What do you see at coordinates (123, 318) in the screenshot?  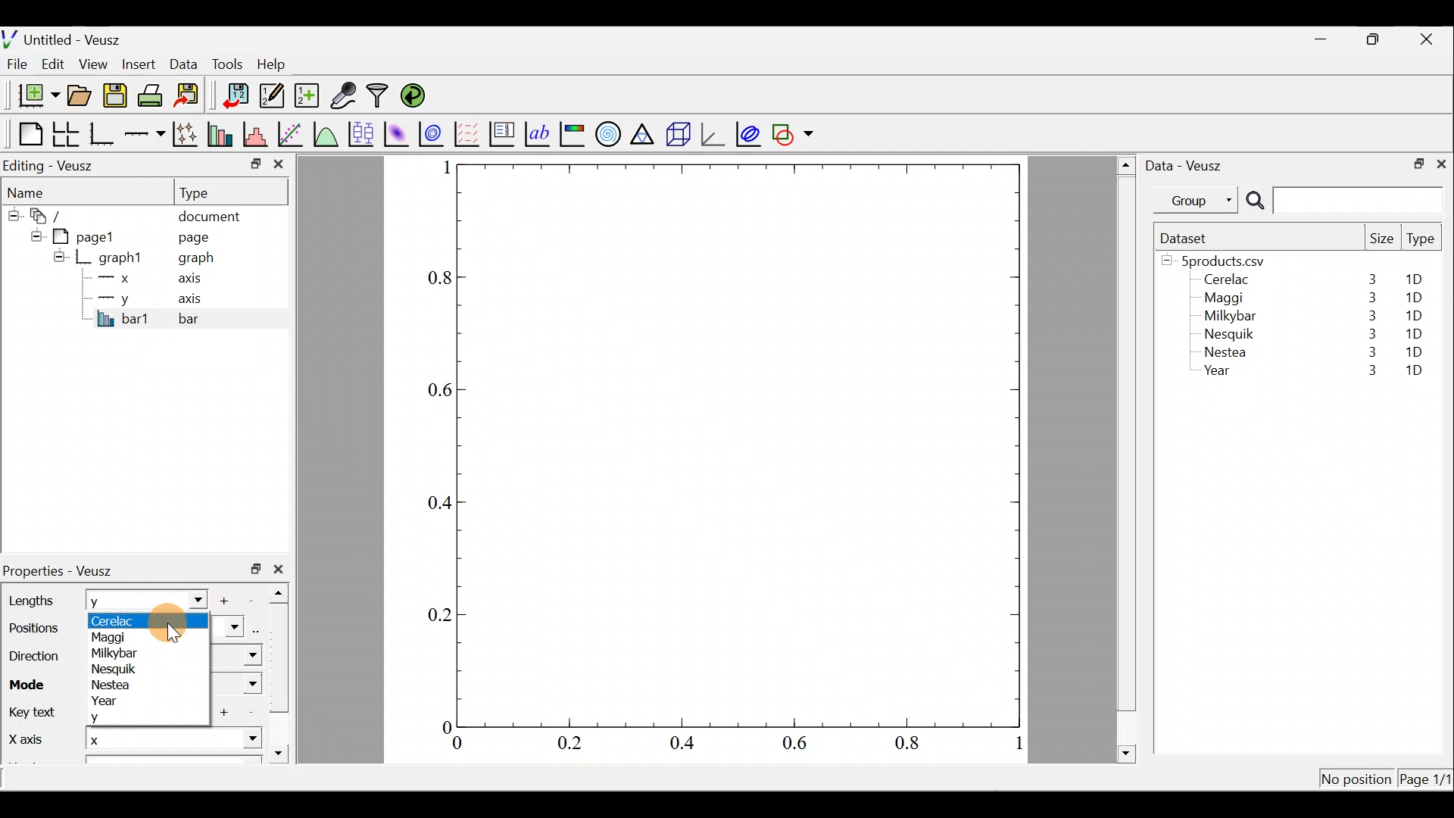 I see `bar1` at bounding box center [123, 318].